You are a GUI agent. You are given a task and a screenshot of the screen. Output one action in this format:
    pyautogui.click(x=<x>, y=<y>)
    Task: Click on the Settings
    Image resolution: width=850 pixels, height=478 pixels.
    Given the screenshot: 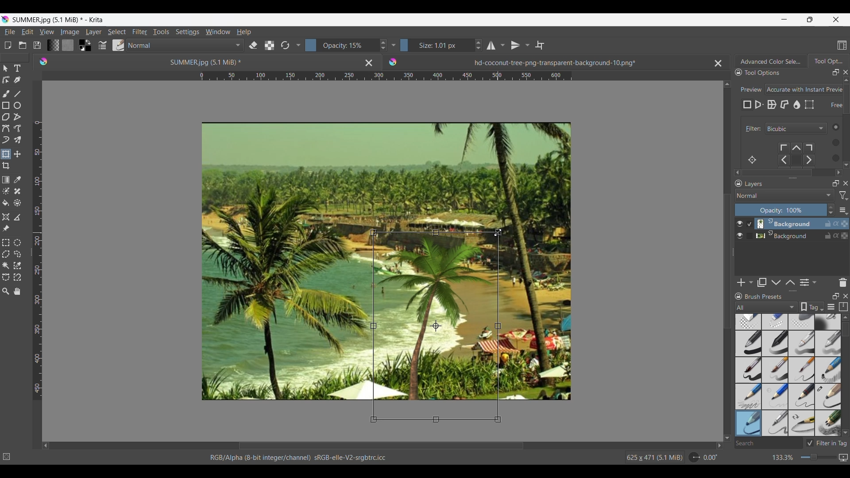 What is the action you would take?
    pyautogui.click(x=187, y=31)
    